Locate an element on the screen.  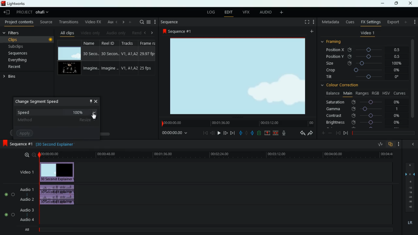
more is located at coordinates (283, 13).